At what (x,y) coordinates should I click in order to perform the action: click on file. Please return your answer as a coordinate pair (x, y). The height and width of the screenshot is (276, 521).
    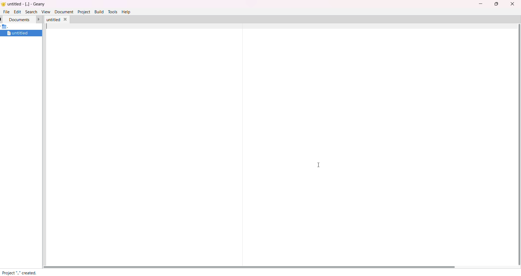
    Looking at the image, I should click on (6, 11).